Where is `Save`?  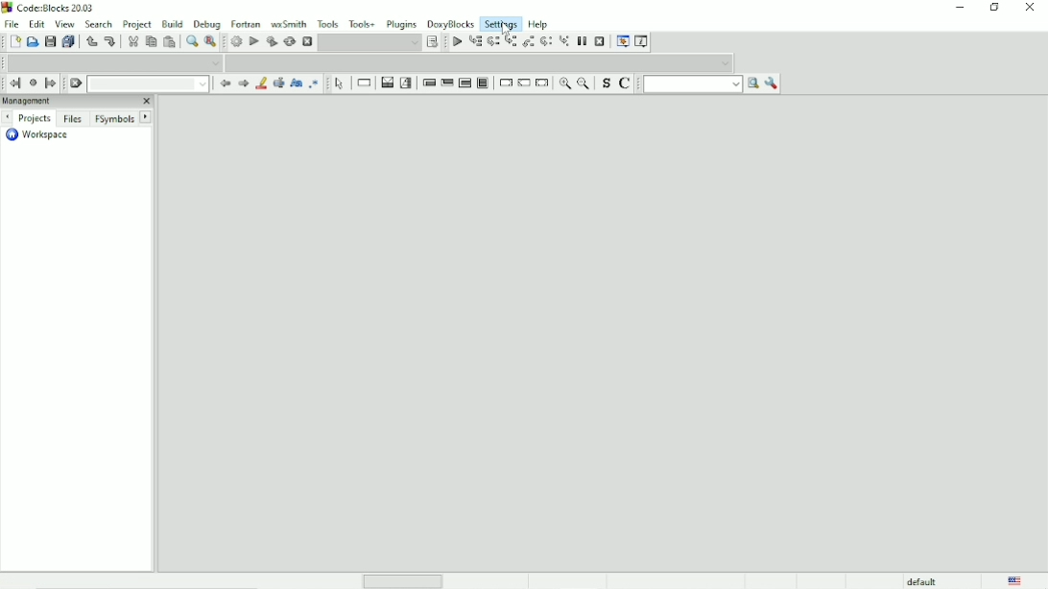
Save is located at coordinates (49, 41).